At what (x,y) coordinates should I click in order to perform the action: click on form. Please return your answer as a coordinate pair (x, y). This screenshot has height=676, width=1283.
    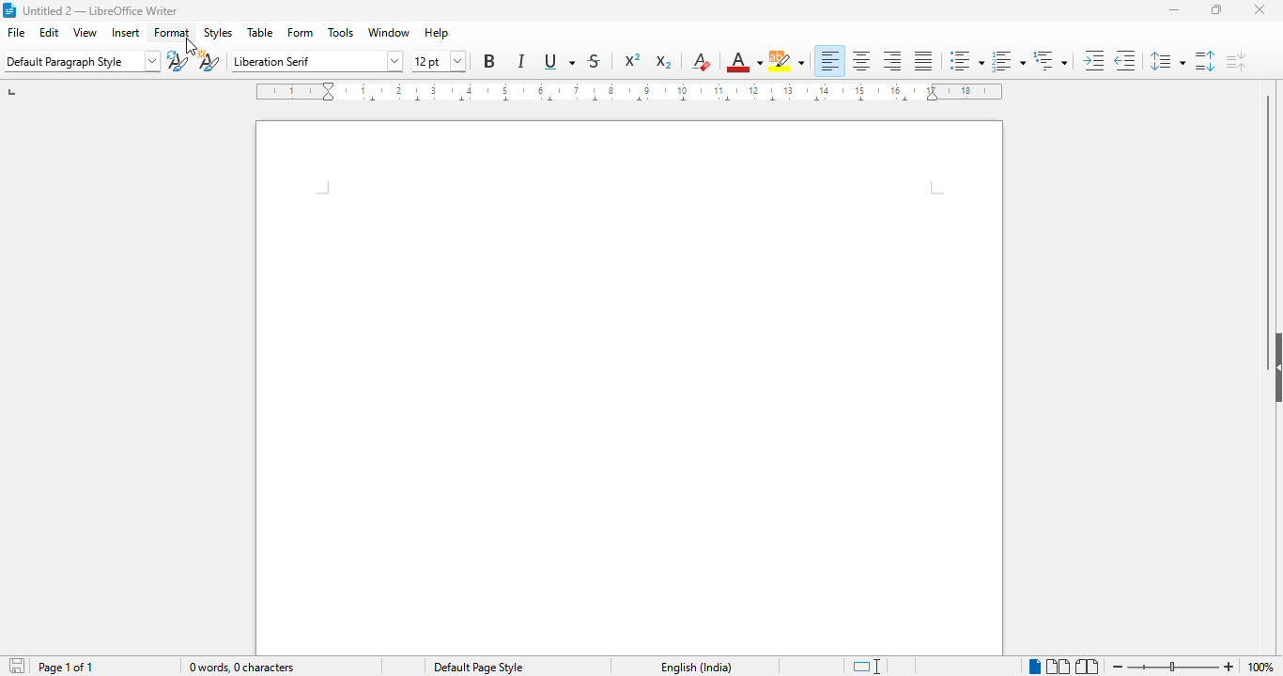
    Looking at the image, I should click on (301, 33).